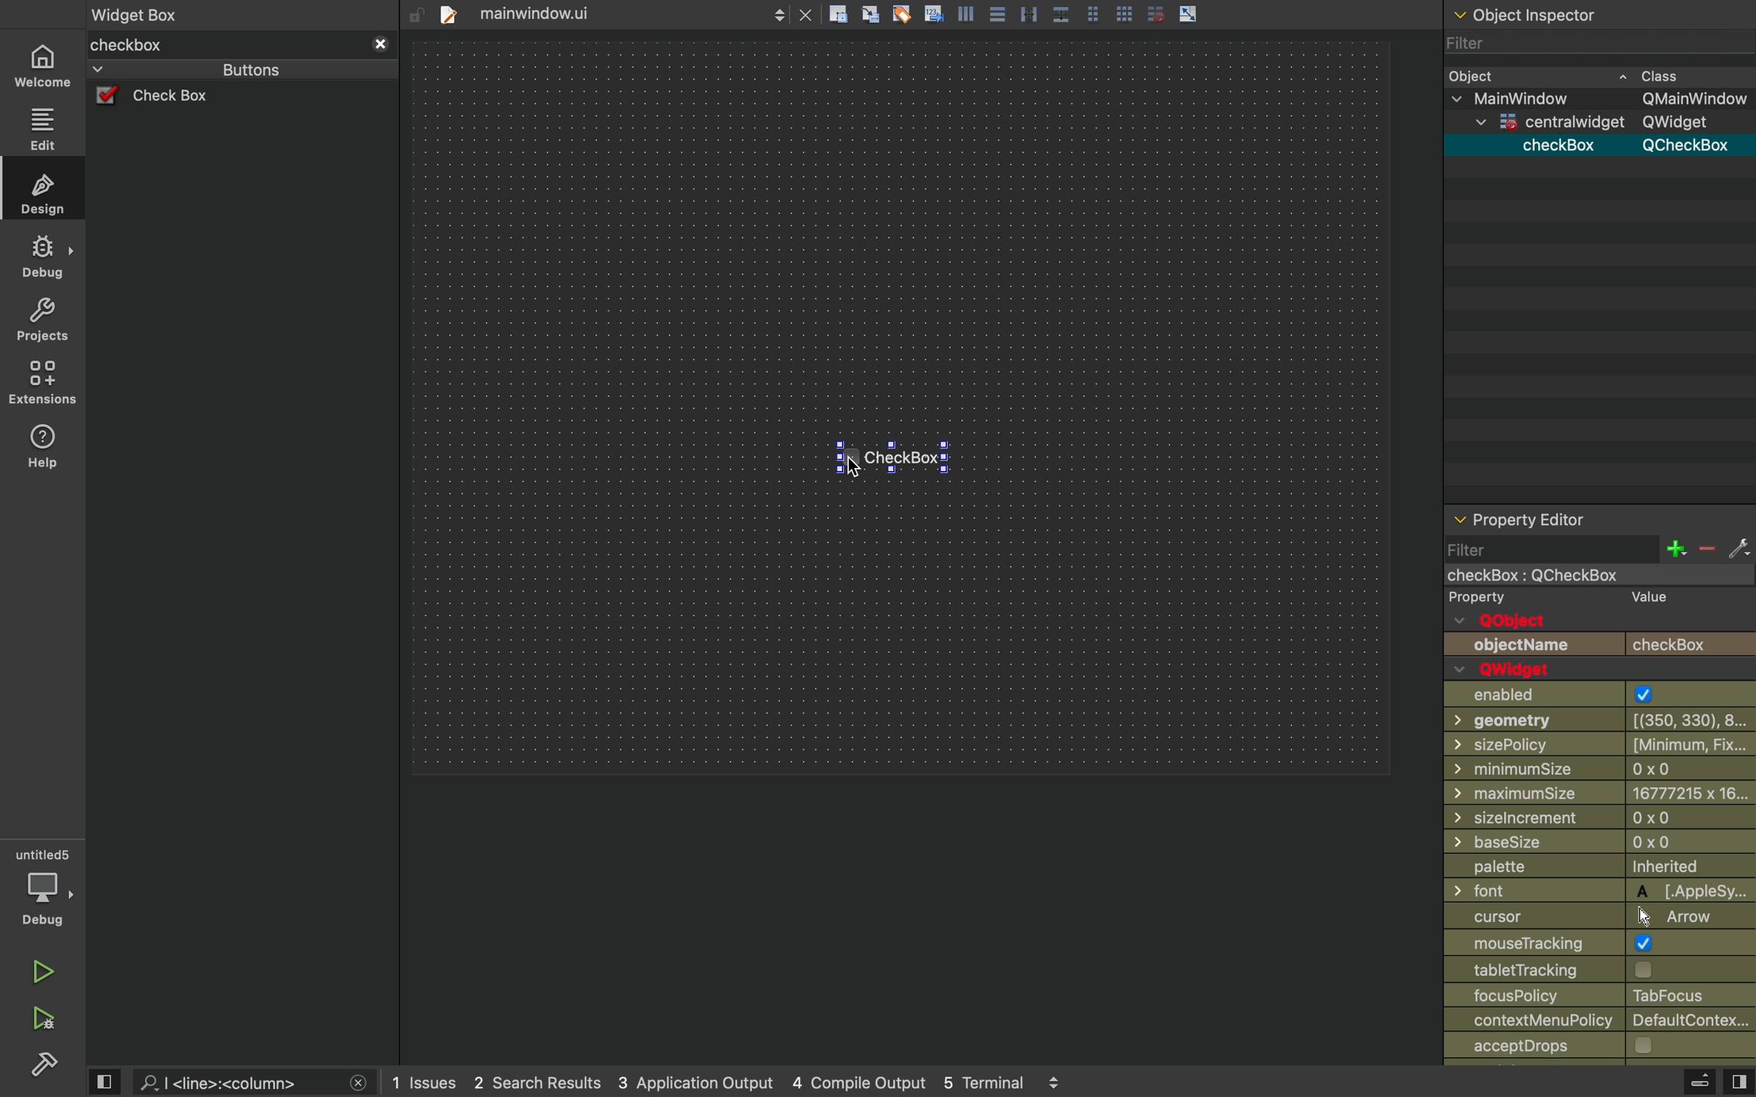 This screenshot has width=1756, height=1097. I want to click on objectname, so click(1599, 645).